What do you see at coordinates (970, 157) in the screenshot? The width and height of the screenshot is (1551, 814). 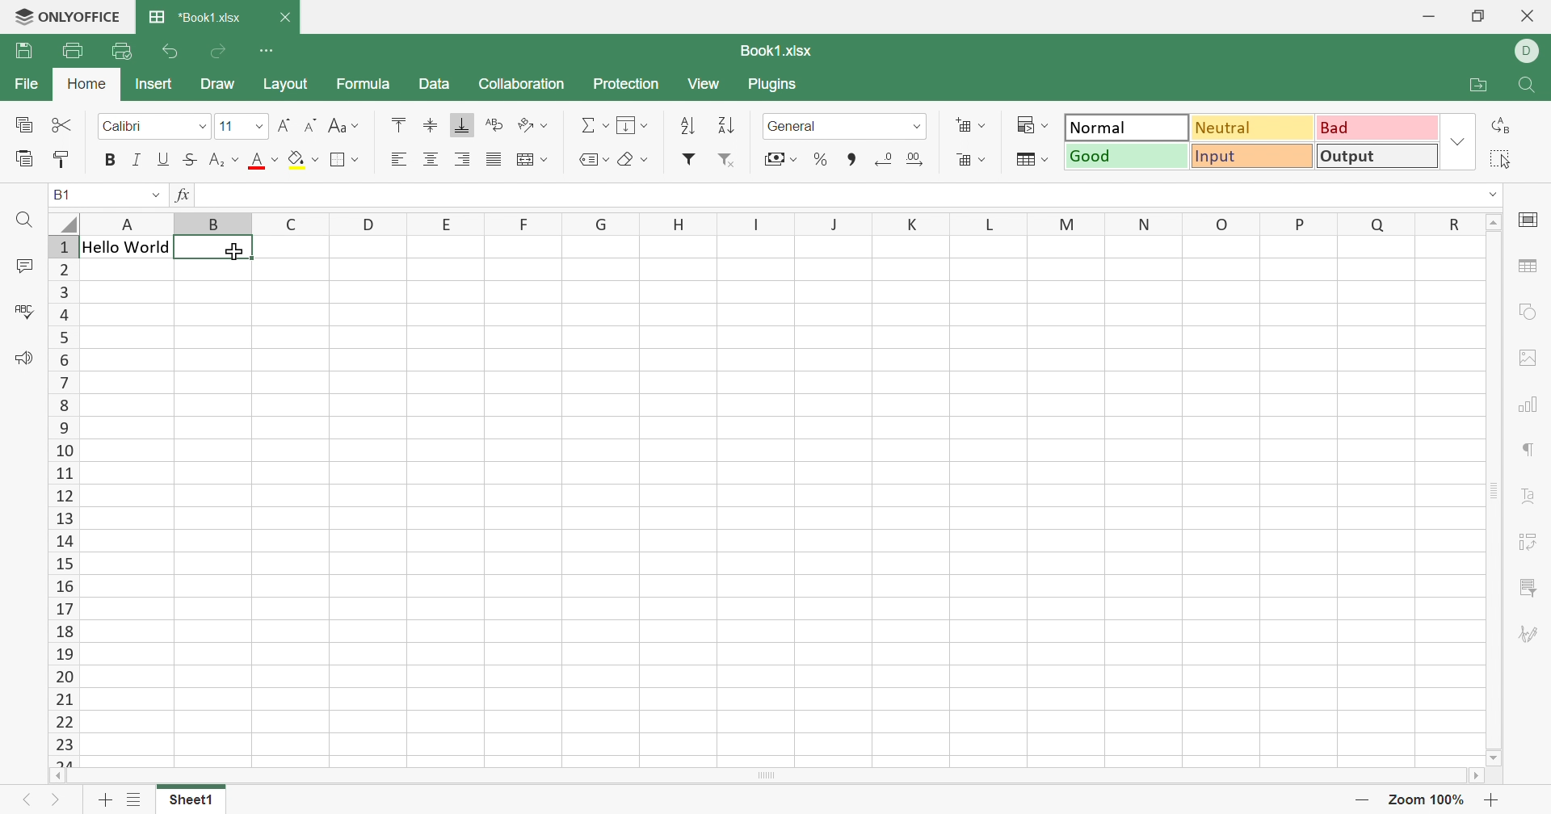 I see `Decreace cells` at bounding box center [970, 157].